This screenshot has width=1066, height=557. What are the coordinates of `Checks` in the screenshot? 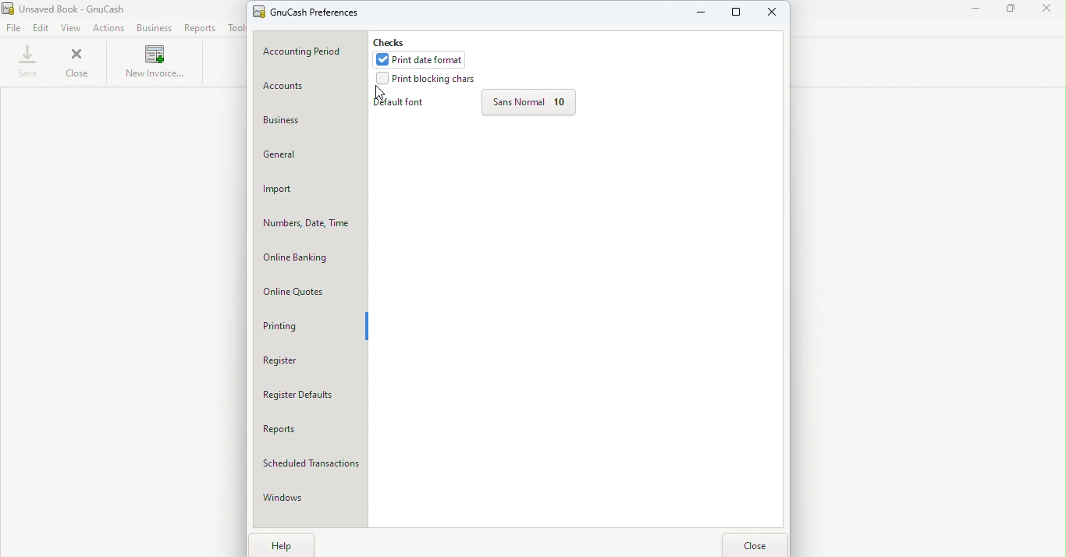 It's located at (399, 41).